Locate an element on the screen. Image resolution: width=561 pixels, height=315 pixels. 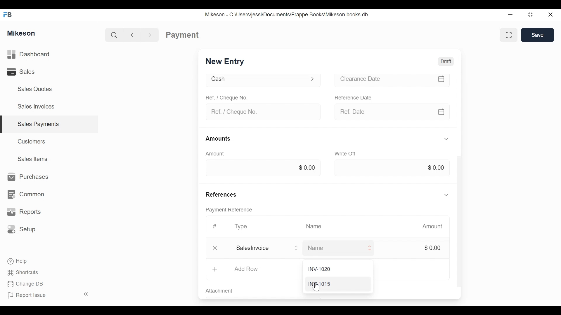
Collapse is located at coordinates (87, 295).